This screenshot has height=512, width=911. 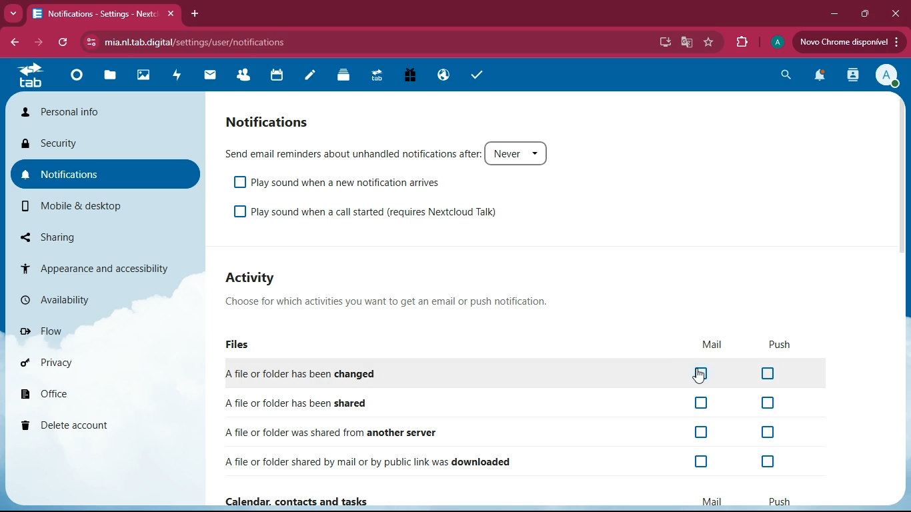 I want to click on google translate, so click(x=688, y=42).